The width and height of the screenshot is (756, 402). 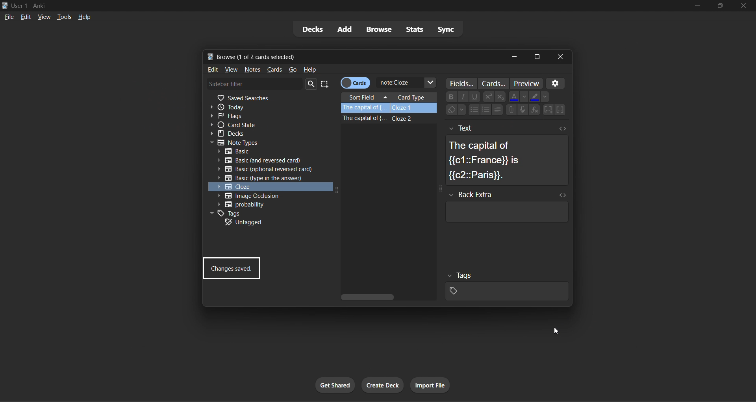 I want to click on tools, so click(x=64, y=17).